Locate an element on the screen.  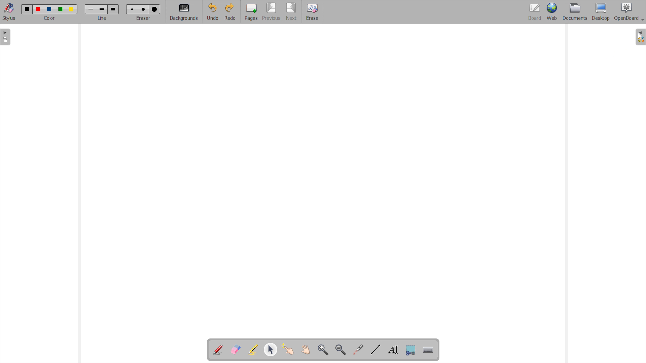
erase annotation is located at coordinates (236, 350).